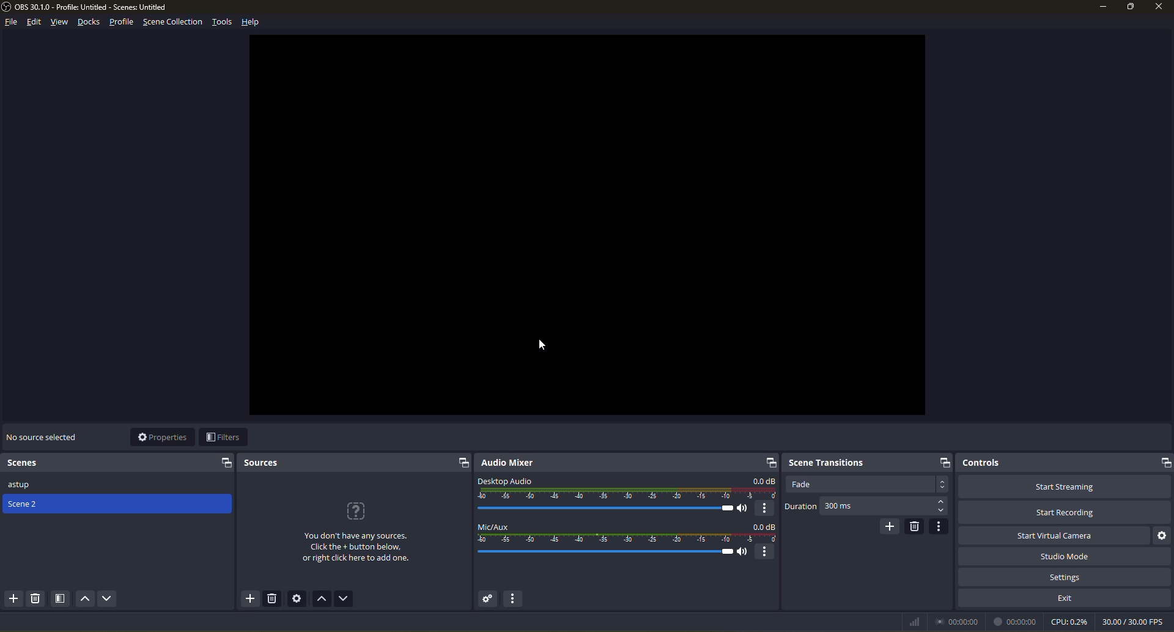 The image size is (1174, 632). What do you see at coordinates (1066, 576) in the screenshot?
I see `settings` at bounding box center [1066, 576].